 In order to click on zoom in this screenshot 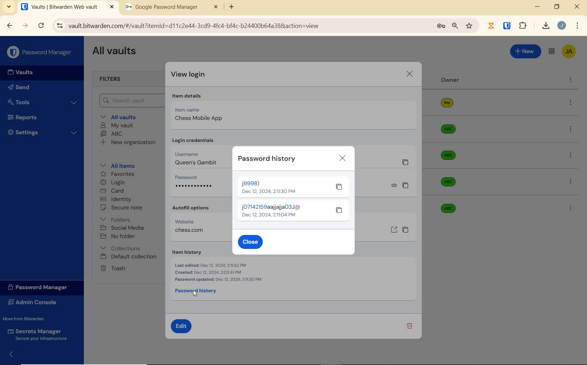, I will do `click(454, 26)`.